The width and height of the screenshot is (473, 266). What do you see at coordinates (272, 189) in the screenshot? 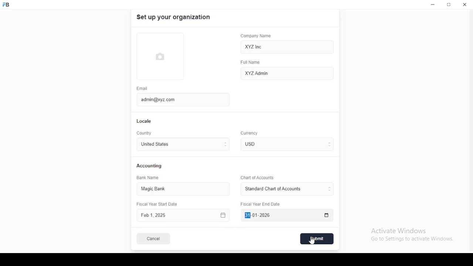
I see `L ‘Standard Chart of Accounts` at bounding box center [272, 189].